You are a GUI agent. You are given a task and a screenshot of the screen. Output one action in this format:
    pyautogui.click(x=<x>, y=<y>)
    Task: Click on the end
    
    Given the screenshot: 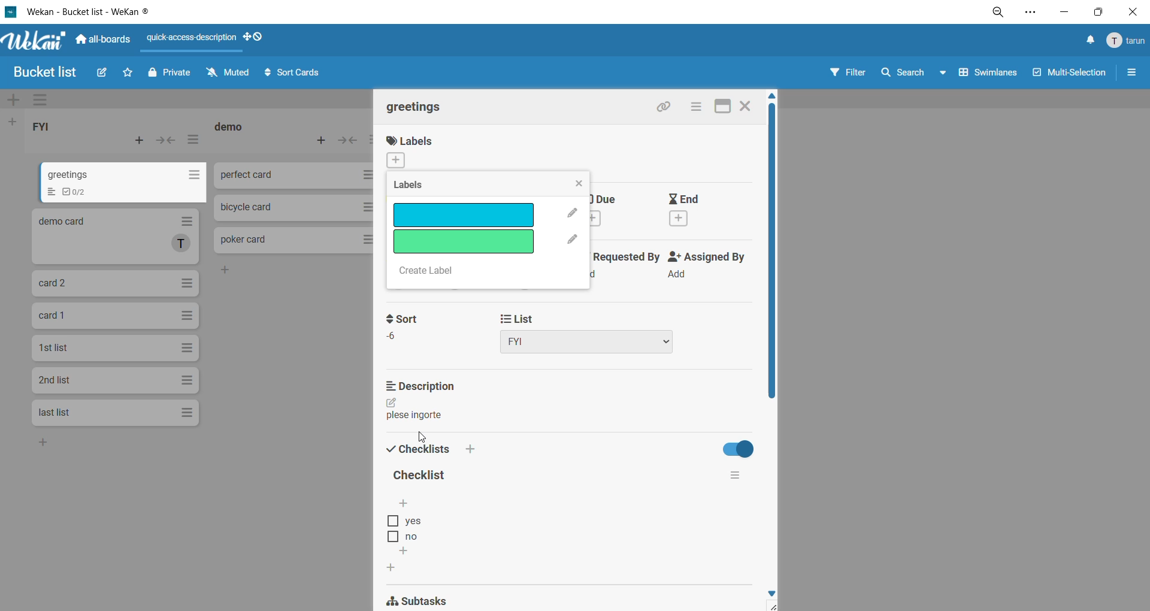 What is the action you would take?
    pyautogui.click(x=694, y=209)
    